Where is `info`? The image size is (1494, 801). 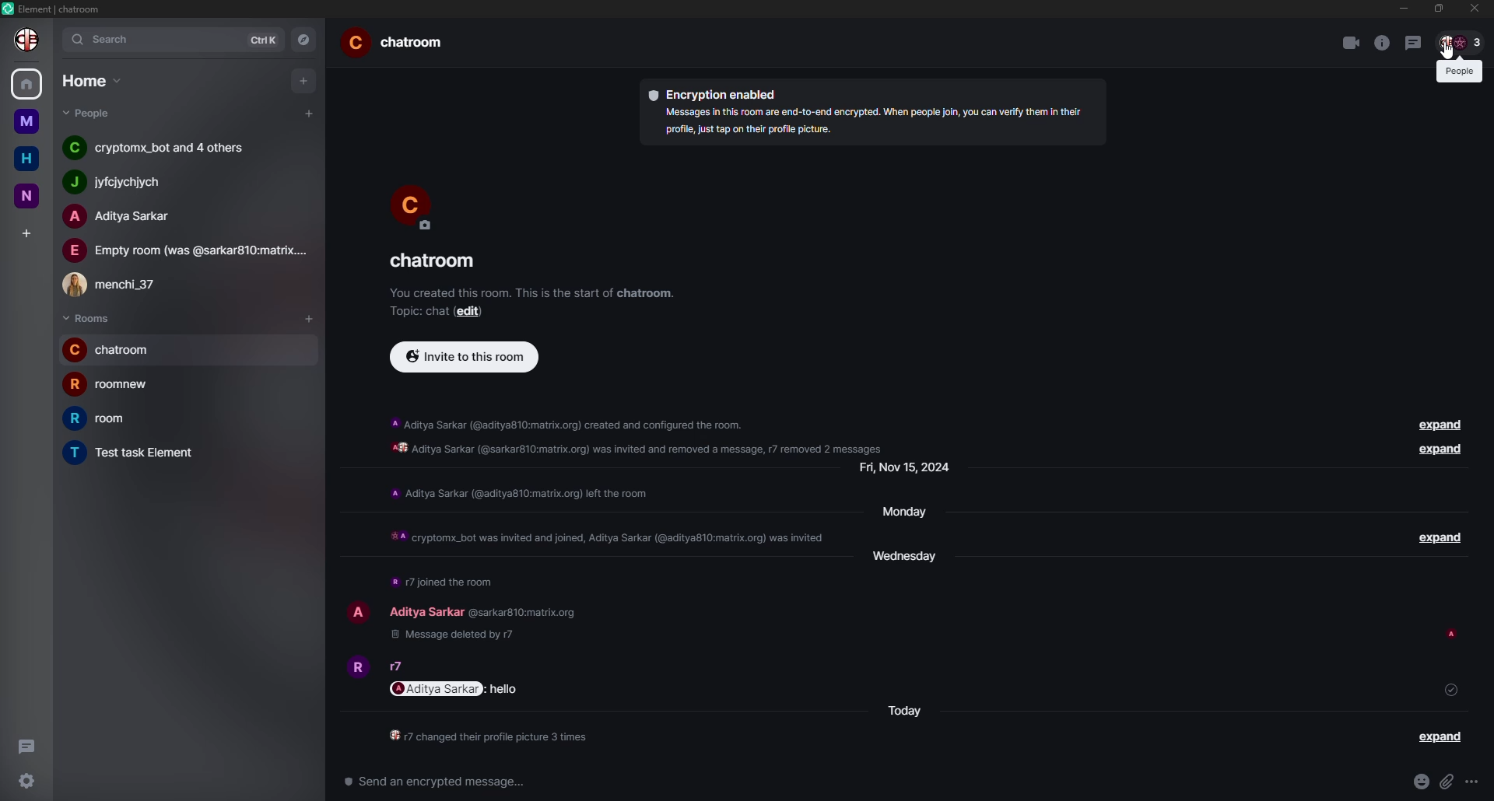 info is located at coordinates (1381, 44).